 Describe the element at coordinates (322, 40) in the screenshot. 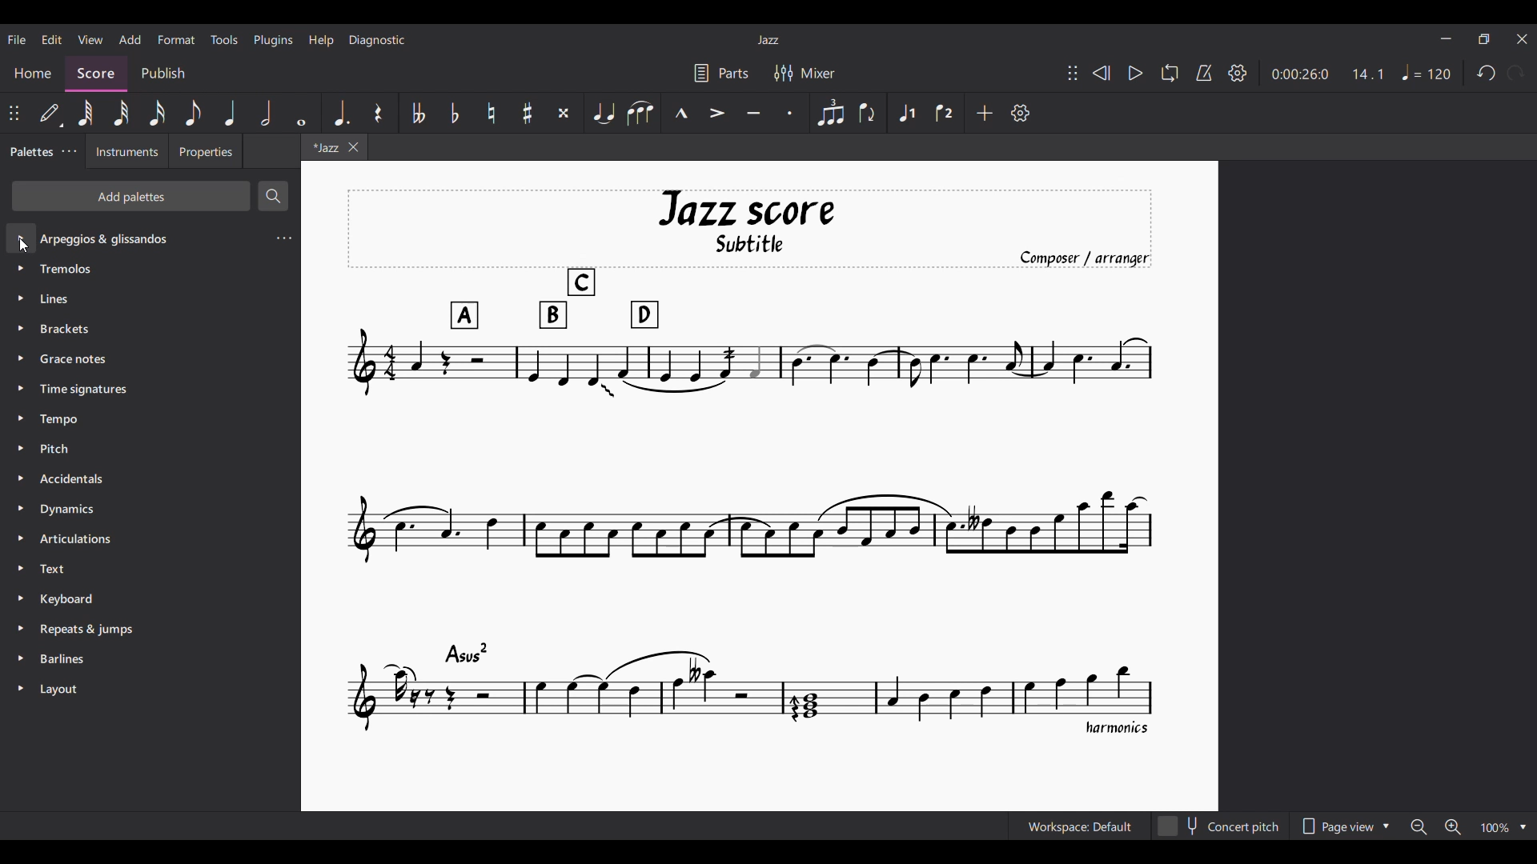

I see `Help menu` at that location.